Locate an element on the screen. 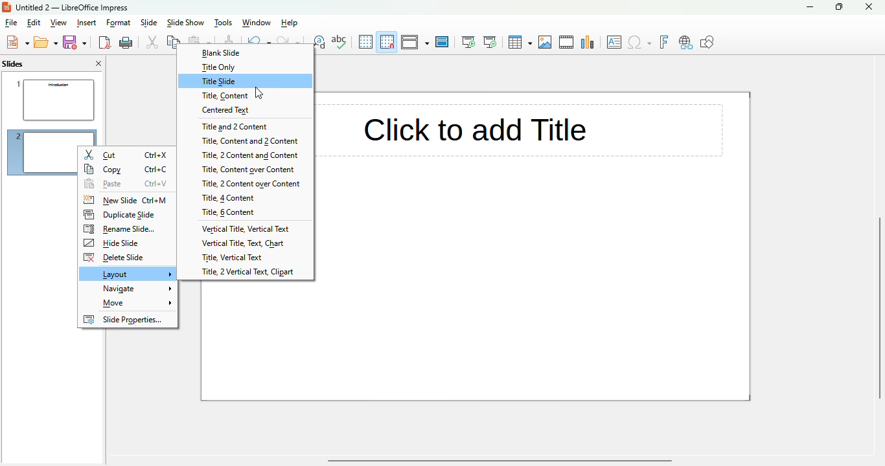  minimize is located at coordinates (811, 6).